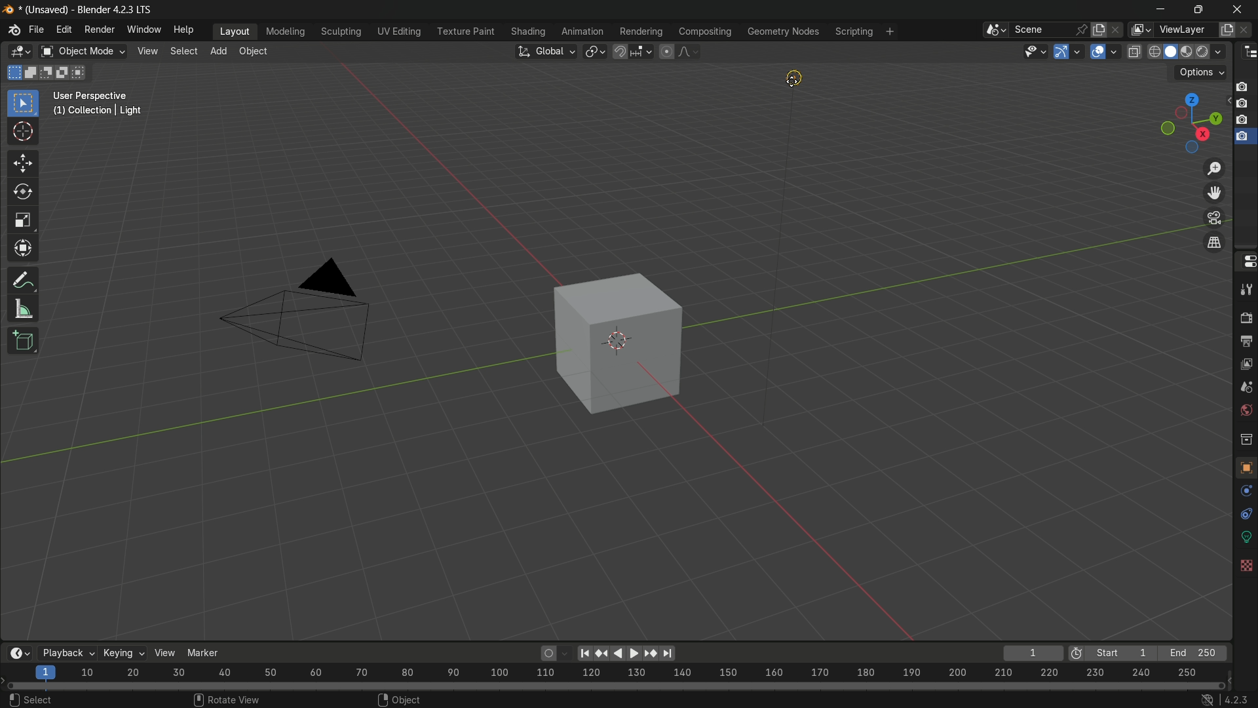 The height and width of the screenshot is (708, 1258). What do you see at coordinates (23, 102) in the screenshot?
I see `select box` at bounding box center [23, 102].